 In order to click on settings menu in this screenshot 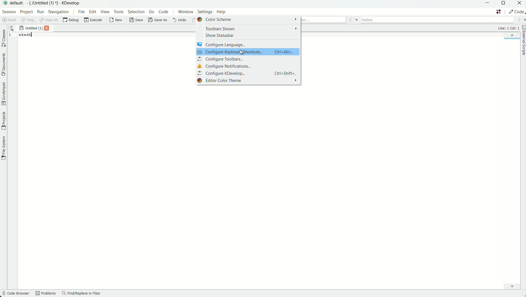, I will do `click(205, 13)`.